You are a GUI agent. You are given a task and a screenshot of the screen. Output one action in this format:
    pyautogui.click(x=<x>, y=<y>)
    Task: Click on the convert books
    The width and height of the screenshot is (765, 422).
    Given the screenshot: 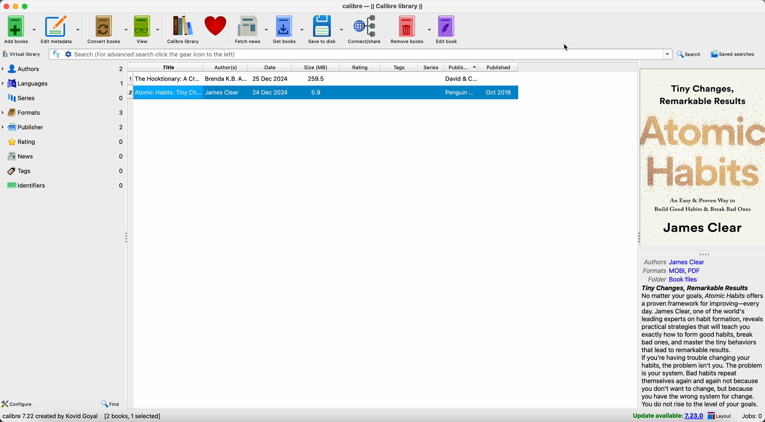 What is the action you would take?
    pyautogui.click(x=108, y=30)
    